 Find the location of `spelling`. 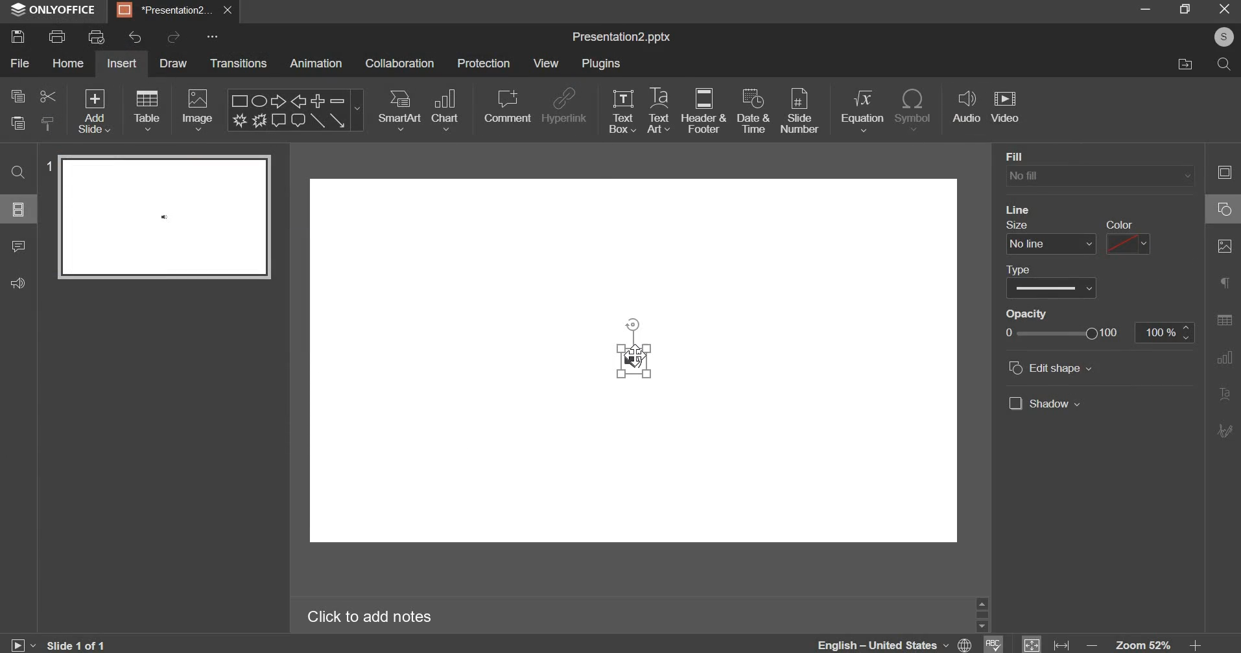

spelling is located at coordinates (992, 644).